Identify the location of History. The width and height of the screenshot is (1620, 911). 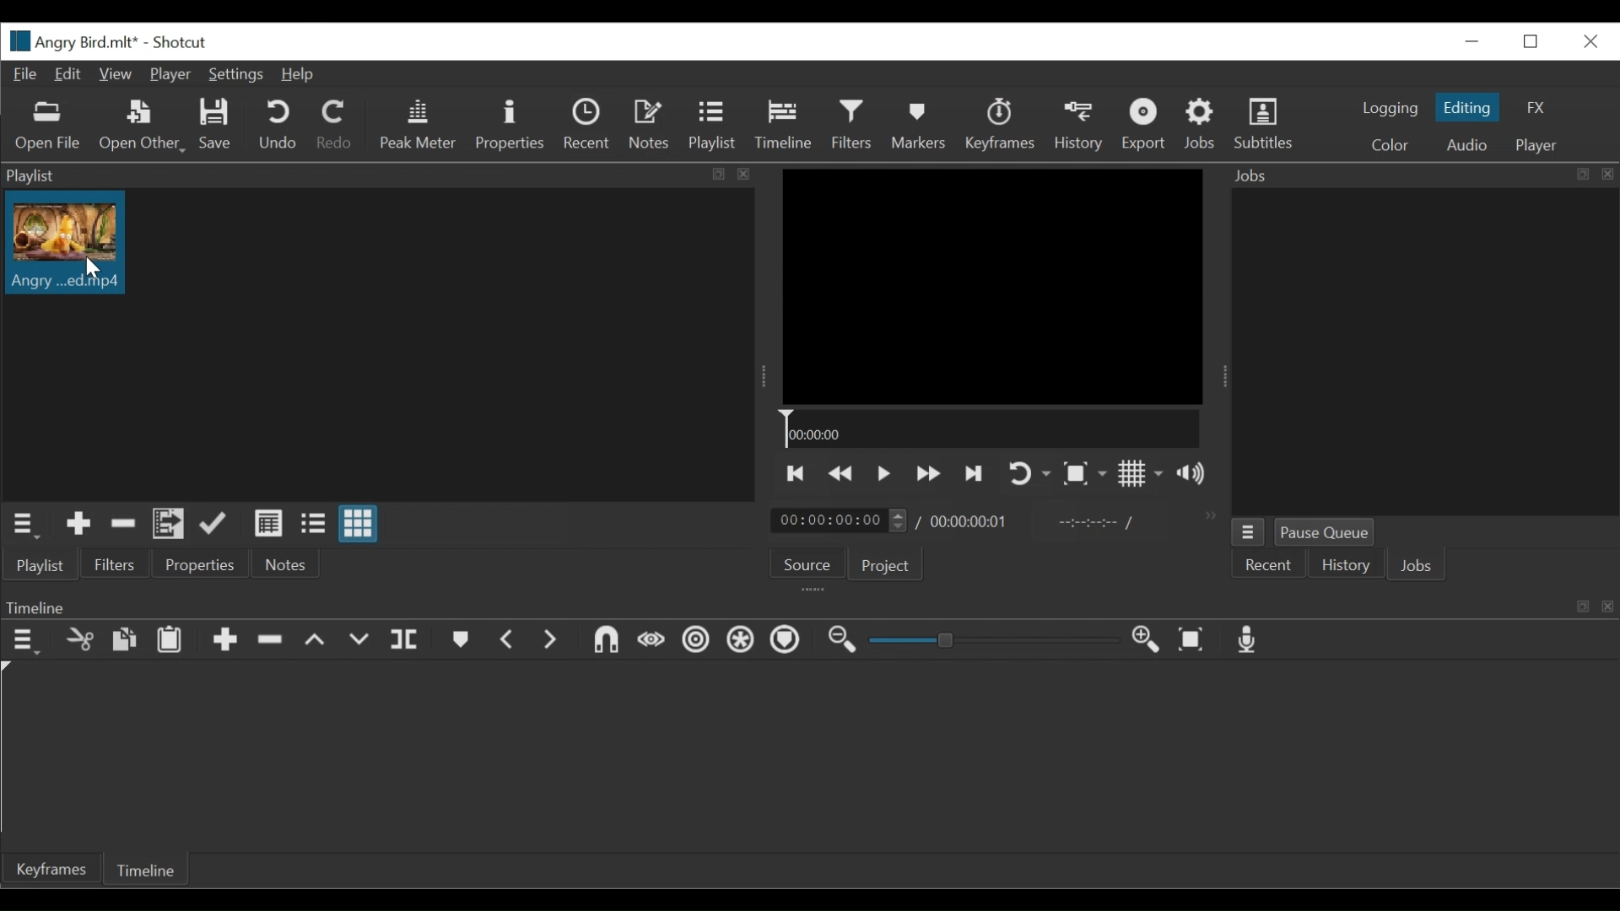
(1080, 127).